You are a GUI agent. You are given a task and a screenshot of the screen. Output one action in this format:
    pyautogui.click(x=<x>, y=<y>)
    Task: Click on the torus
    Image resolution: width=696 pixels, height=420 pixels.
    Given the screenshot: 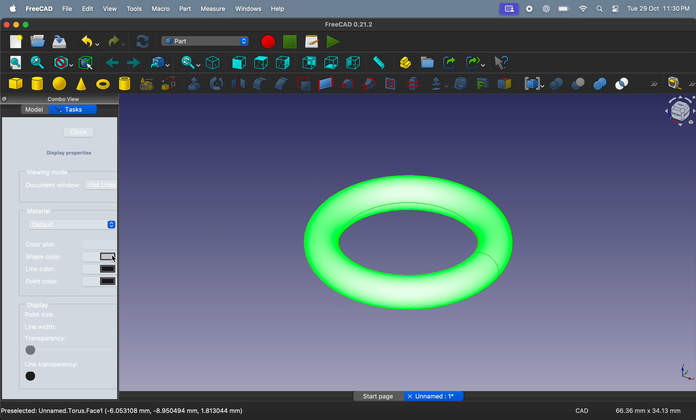 What is the action you would take?
    pyautogui.click(x=103, y=85)
    